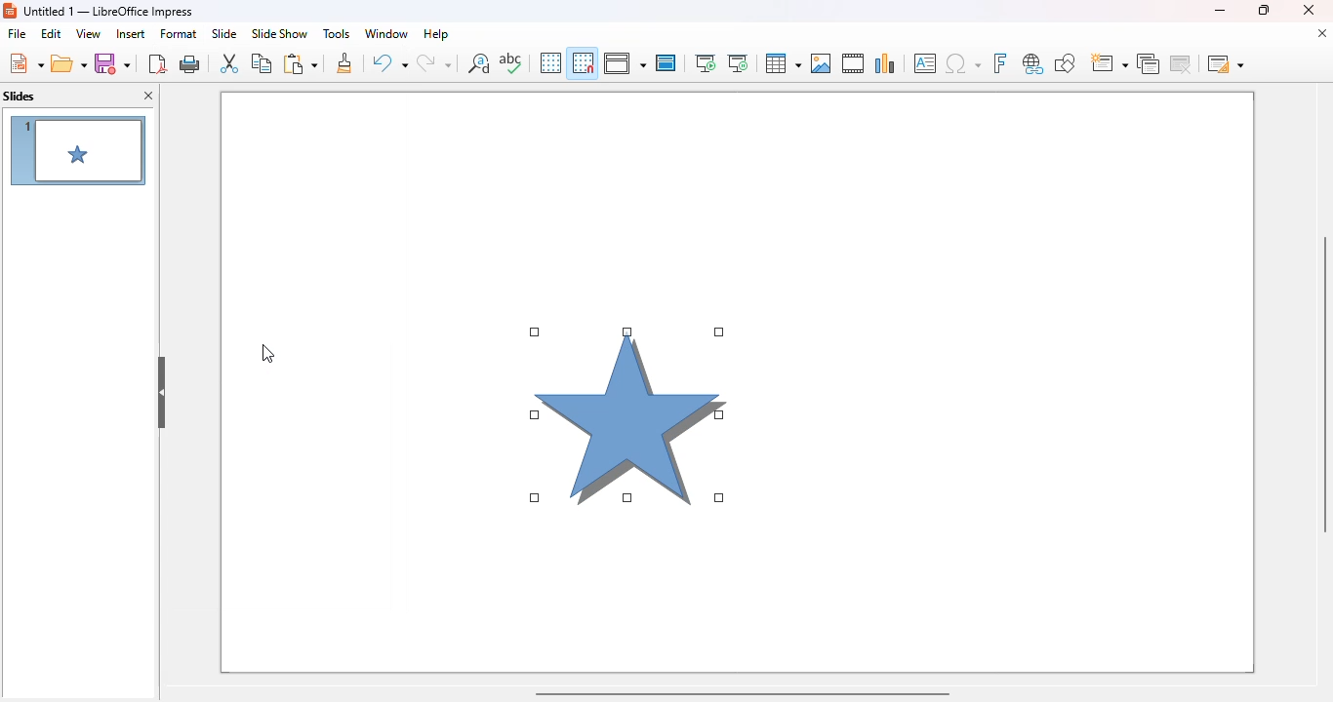 The height and width of the screenshot is (702, 1333). What do you see at coordinates (1108, 63) in the screenshot?
I see `new slide` at bounding box center [1108, 63].